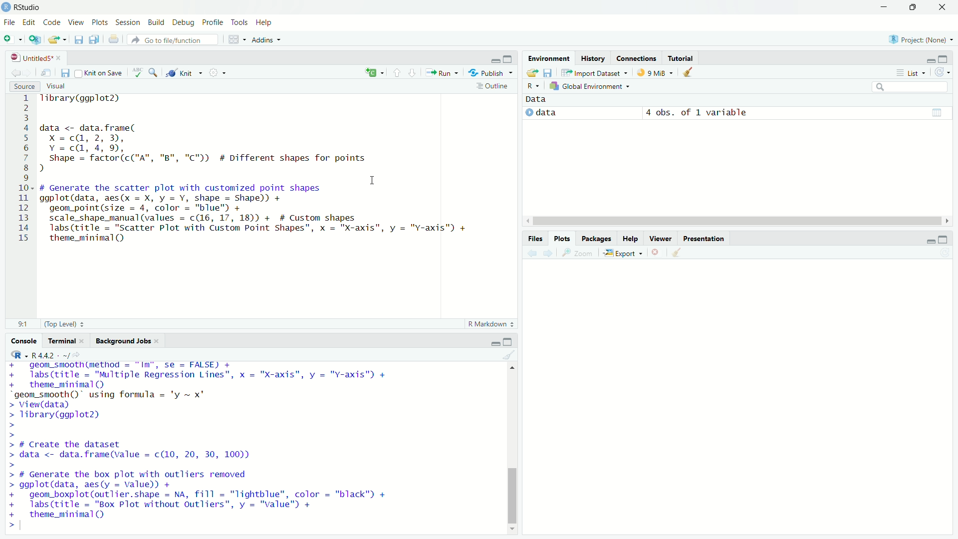 The image size is (958, 539). I want to click on data, so click(546, 112).